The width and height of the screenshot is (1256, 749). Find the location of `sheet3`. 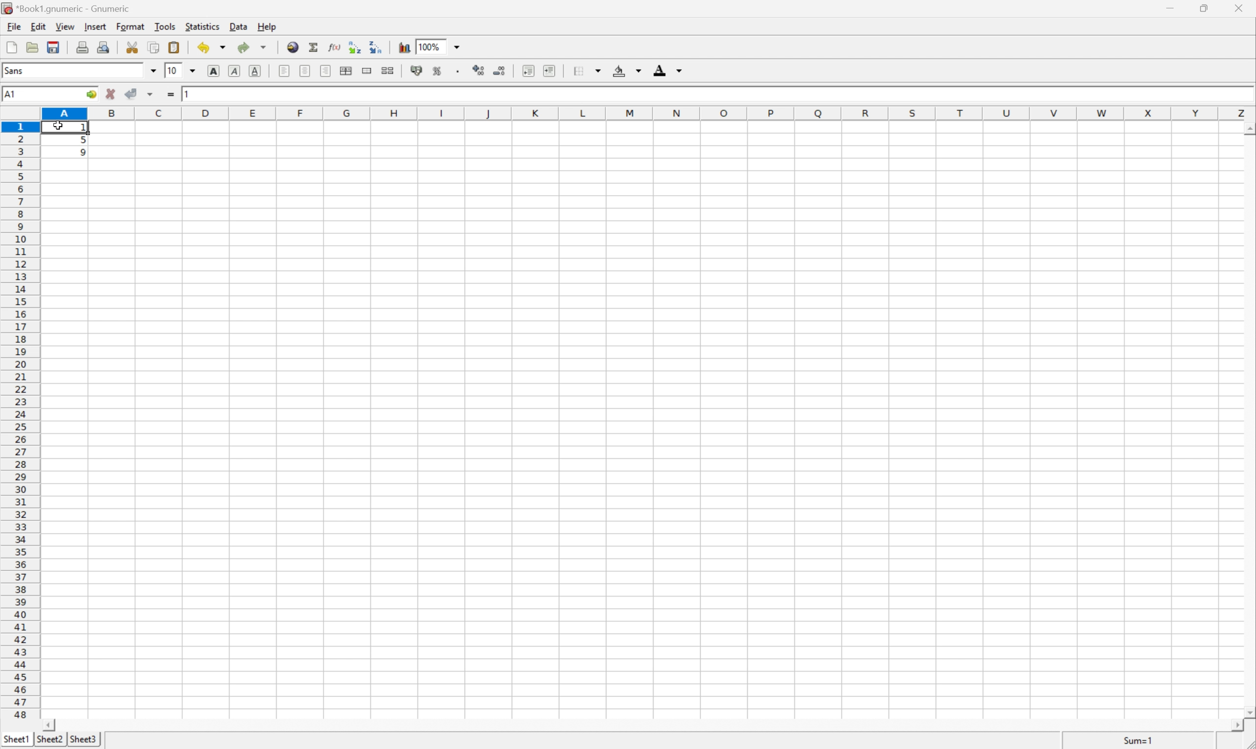

sheet3 is located at coordinates (83, 740).